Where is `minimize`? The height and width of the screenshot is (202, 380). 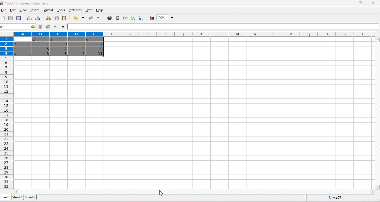
minimize is located at coordinates (347, 4).